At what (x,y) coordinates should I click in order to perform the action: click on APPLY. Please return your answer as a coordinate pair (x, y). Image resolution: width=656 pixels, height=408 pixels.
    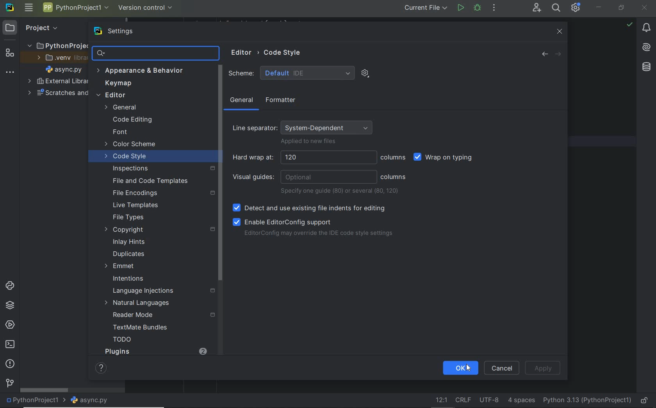
    Looking at the image, I should click on (544, 368).